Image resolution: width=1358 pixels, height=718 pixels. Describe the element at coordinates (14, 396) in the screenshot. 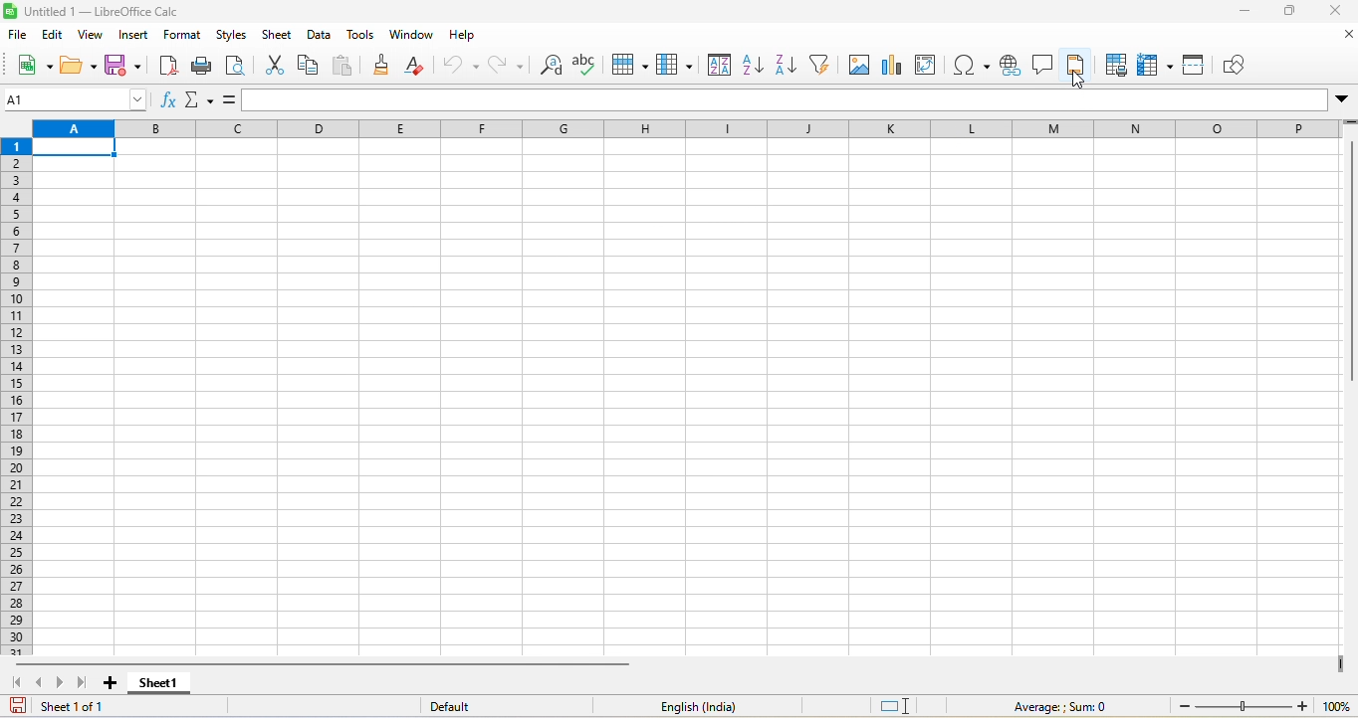

I see `rows` at that location.